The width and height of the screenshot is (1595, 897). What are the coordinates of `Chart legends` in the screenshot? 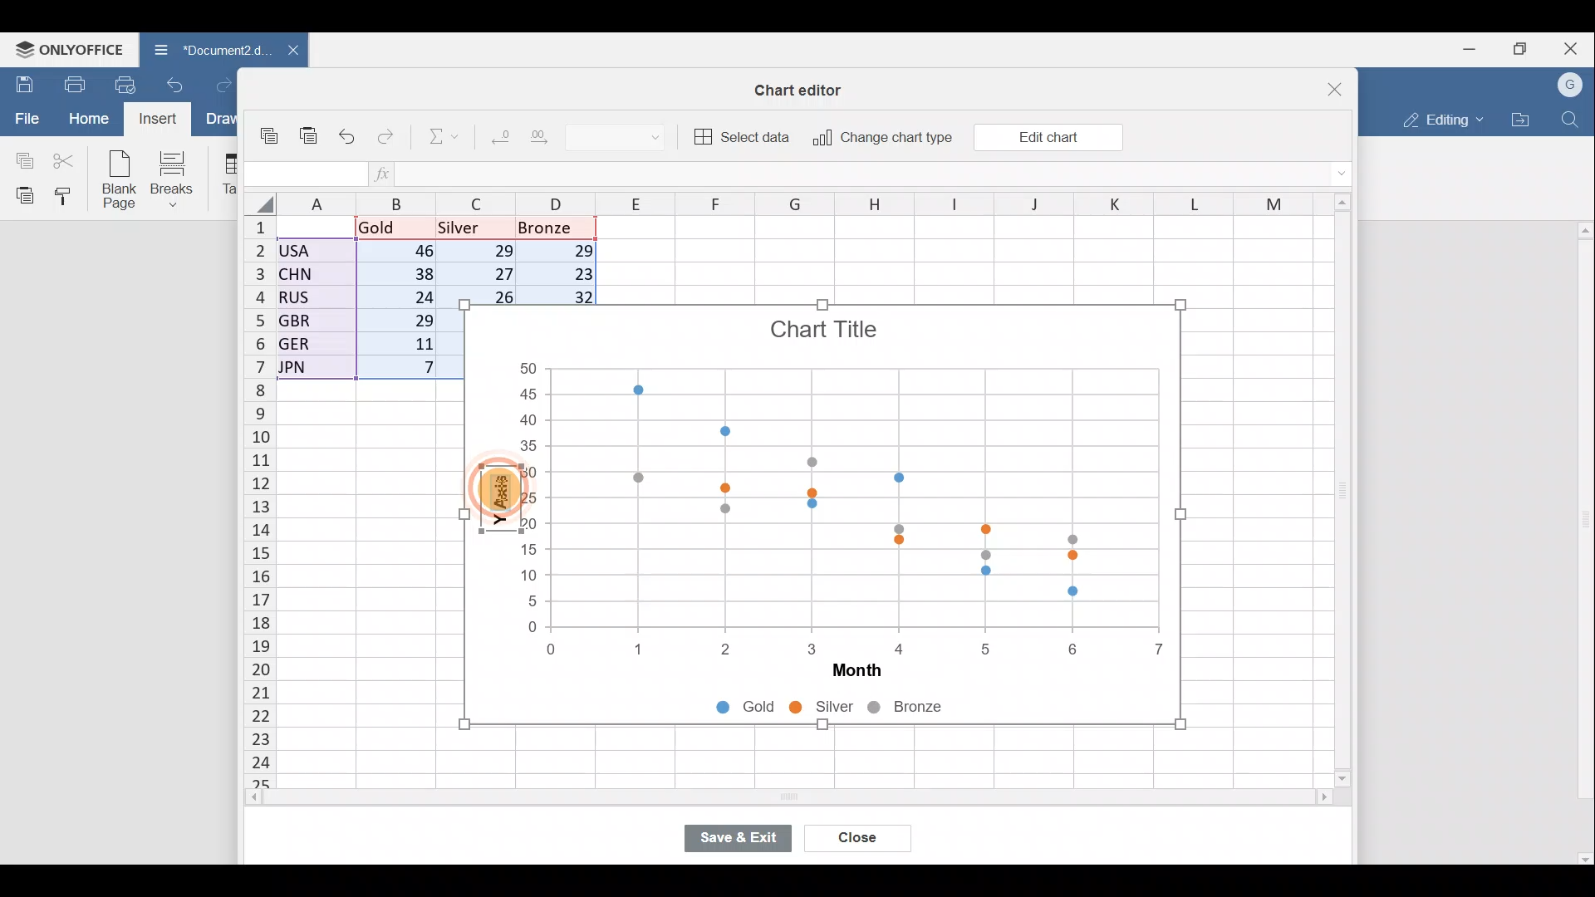 It's located at (856, 709).